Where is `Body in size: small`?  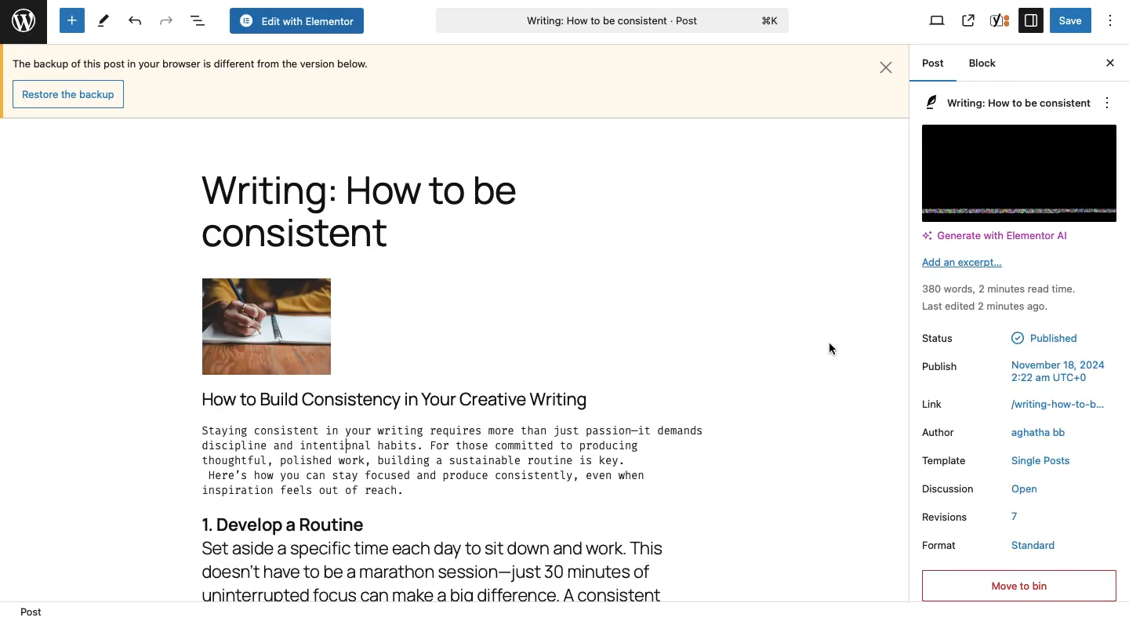 Body in size: small is located at coordinates (469, 464).